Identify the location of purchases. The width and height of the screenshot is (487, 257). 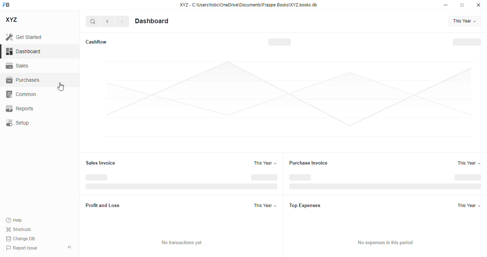
(23, 80).